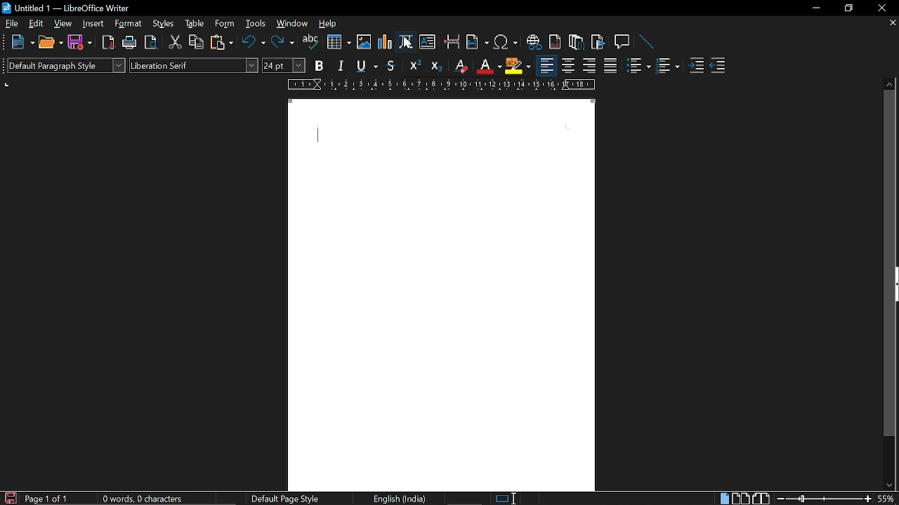  What do you see at coordinates (83, 7) in the screenshot?
I see `Untitled 1 - LibreOffice Writer` at bounding box center [83, 7].